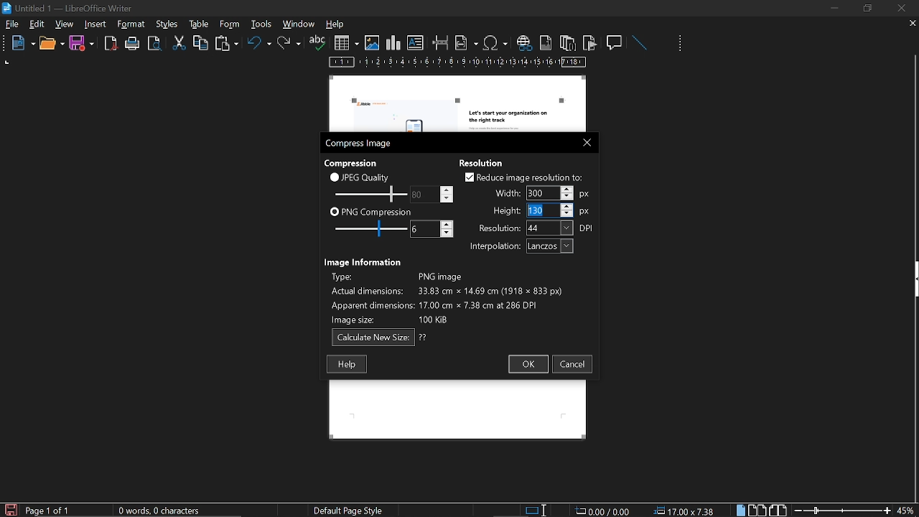 This screenshot has height=517, width=919. I want to click on multiple page view, so click(757, 511).